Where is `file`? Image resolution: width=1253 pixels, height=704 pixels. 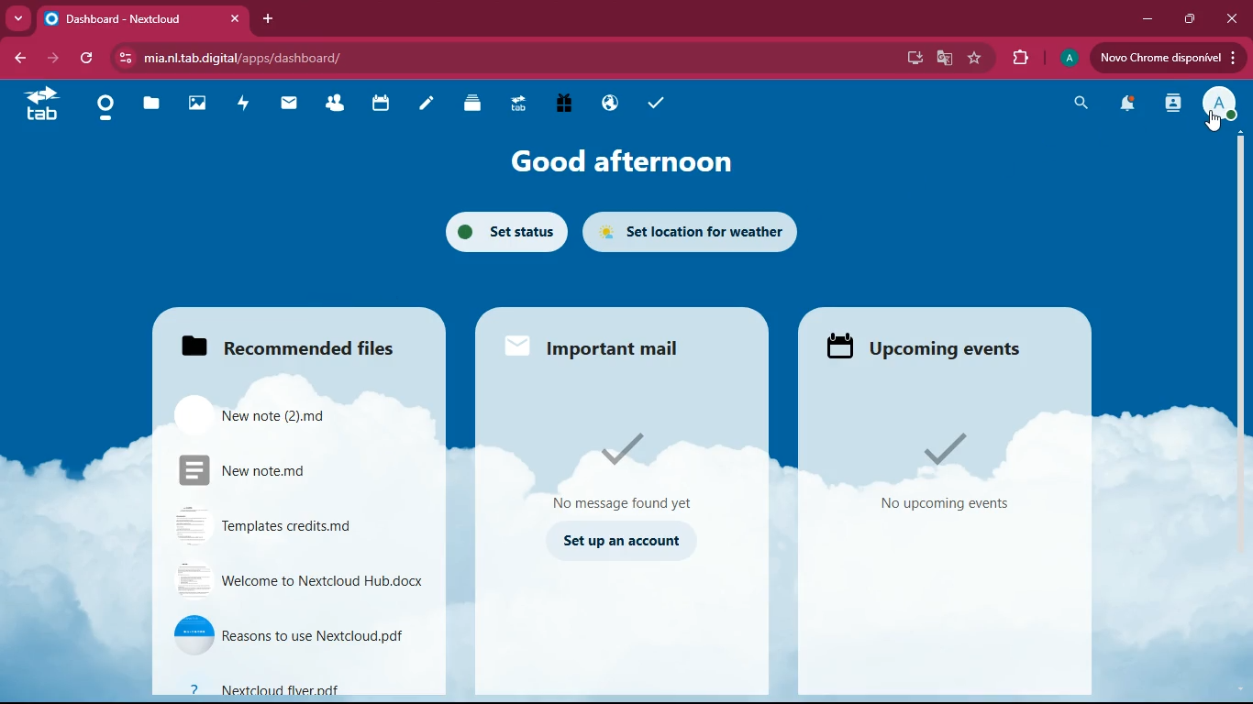
file is located at coordinates (297, 578).